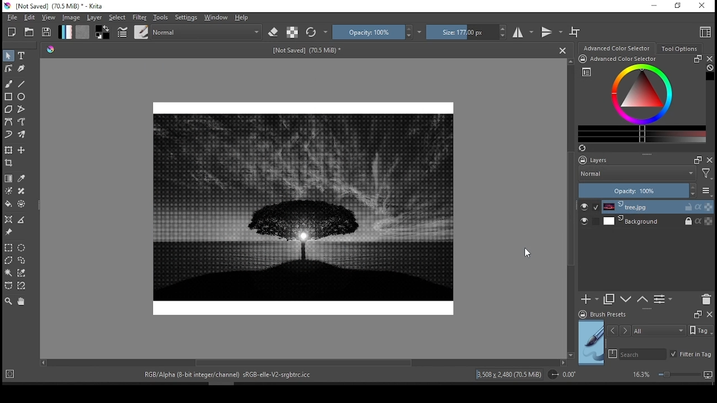 This screenshot has height=403, width=717. Describe the element at coordinates (8, 68) in the screenshot. I see `edit shapes tool` at that location.